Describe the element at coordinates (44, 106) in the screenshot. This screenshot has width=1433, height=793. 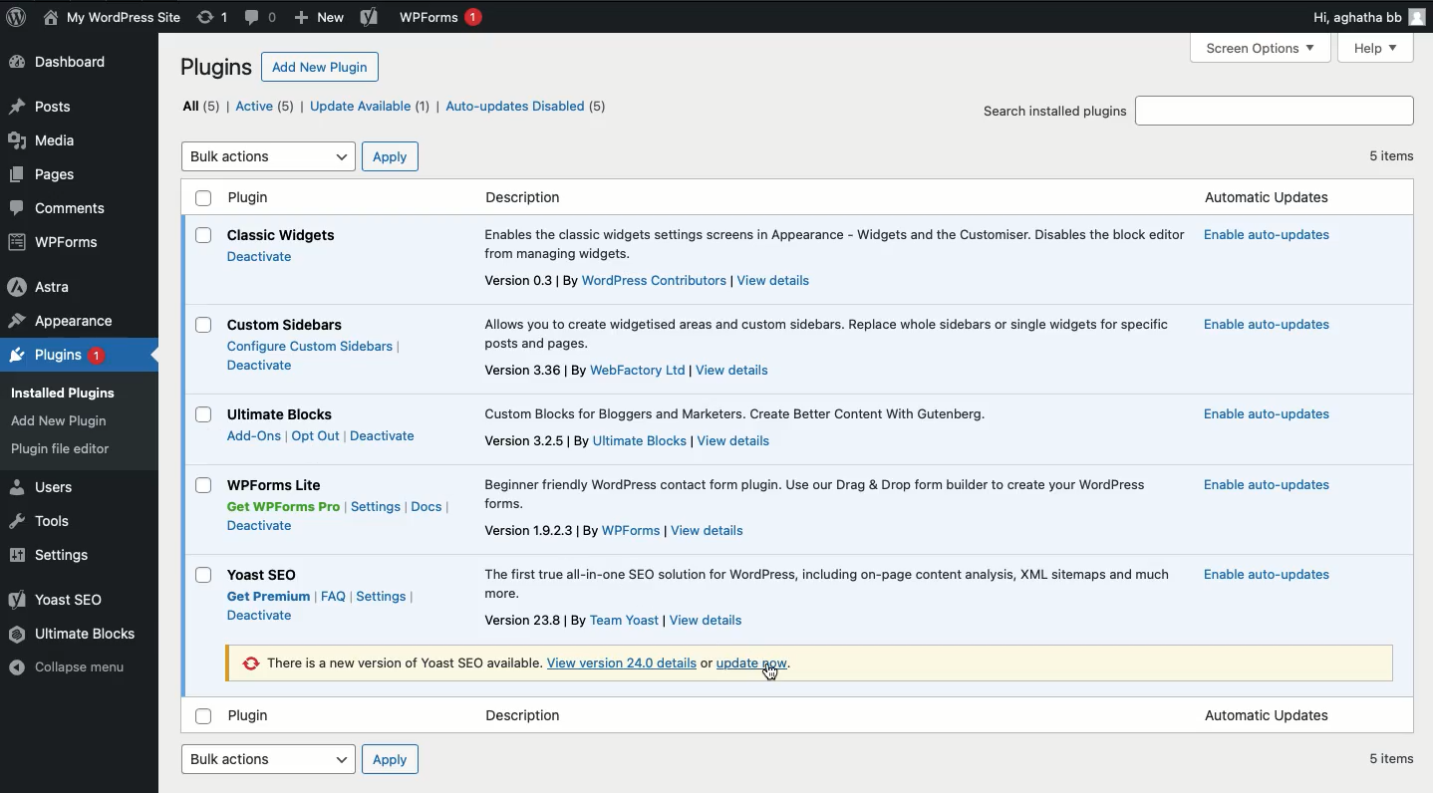
I see `Posts` at that location.